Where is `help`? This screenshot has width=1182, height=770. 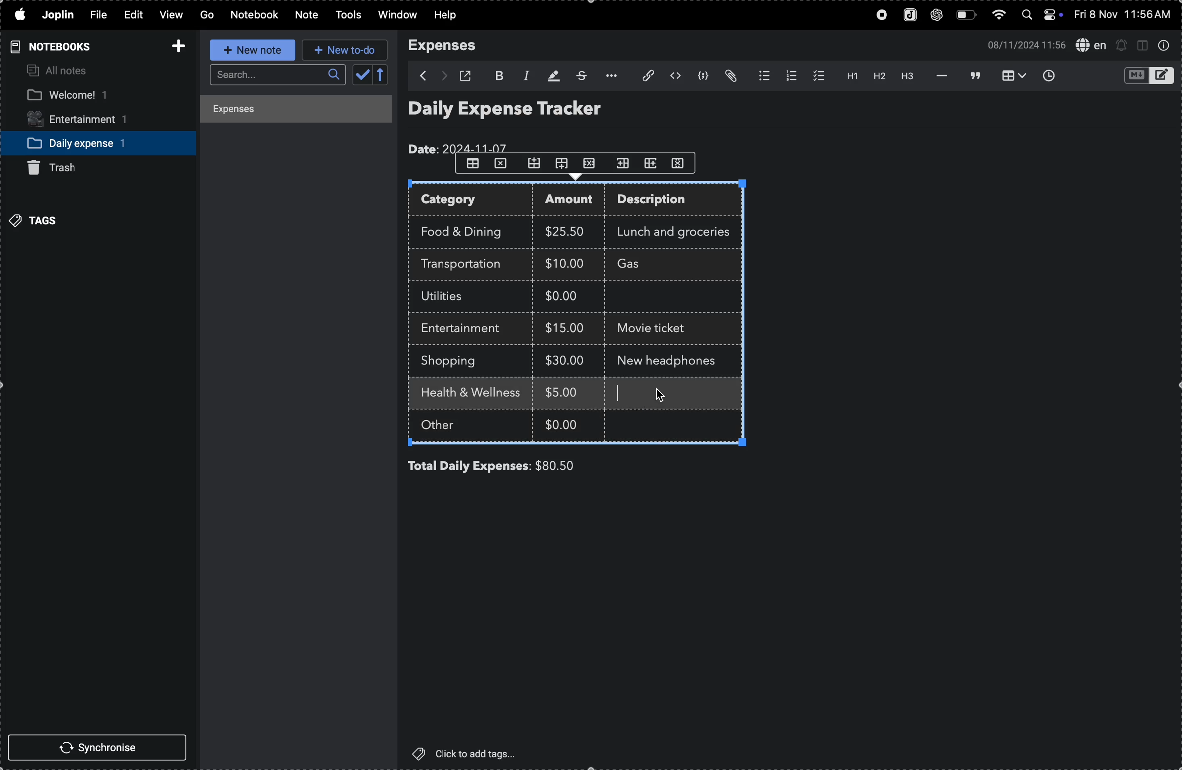
help is located at coordinates (451, 15).